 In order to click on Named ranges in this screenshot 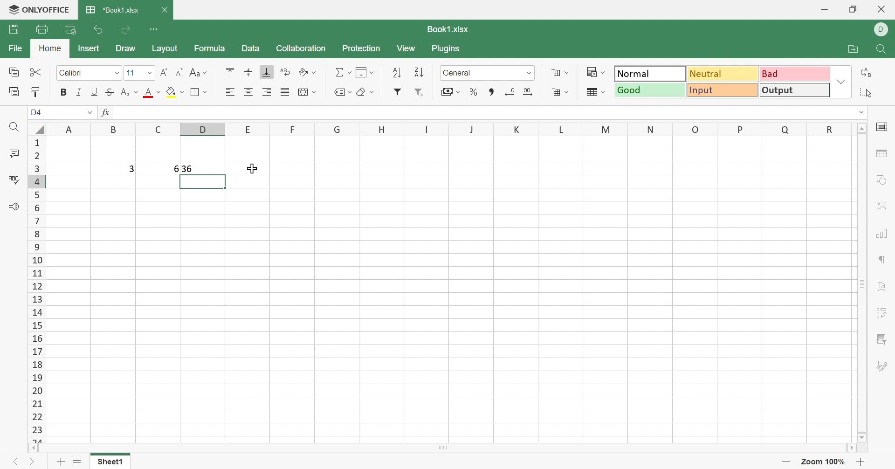, I will do `click(342, 91)`.